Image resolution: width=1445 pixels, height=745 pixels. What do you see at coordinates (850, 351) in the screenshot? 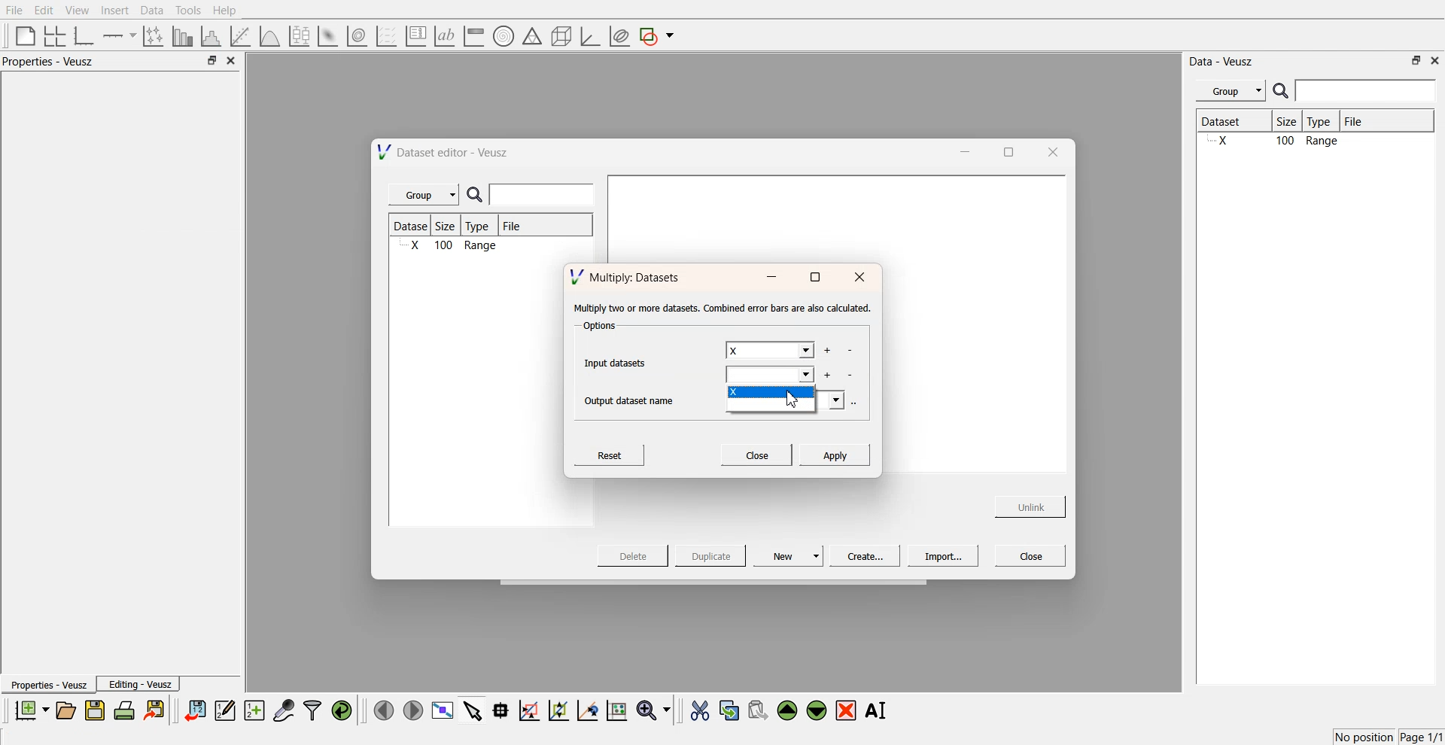
I see `delete datasets` at bounding box center [850, 351].